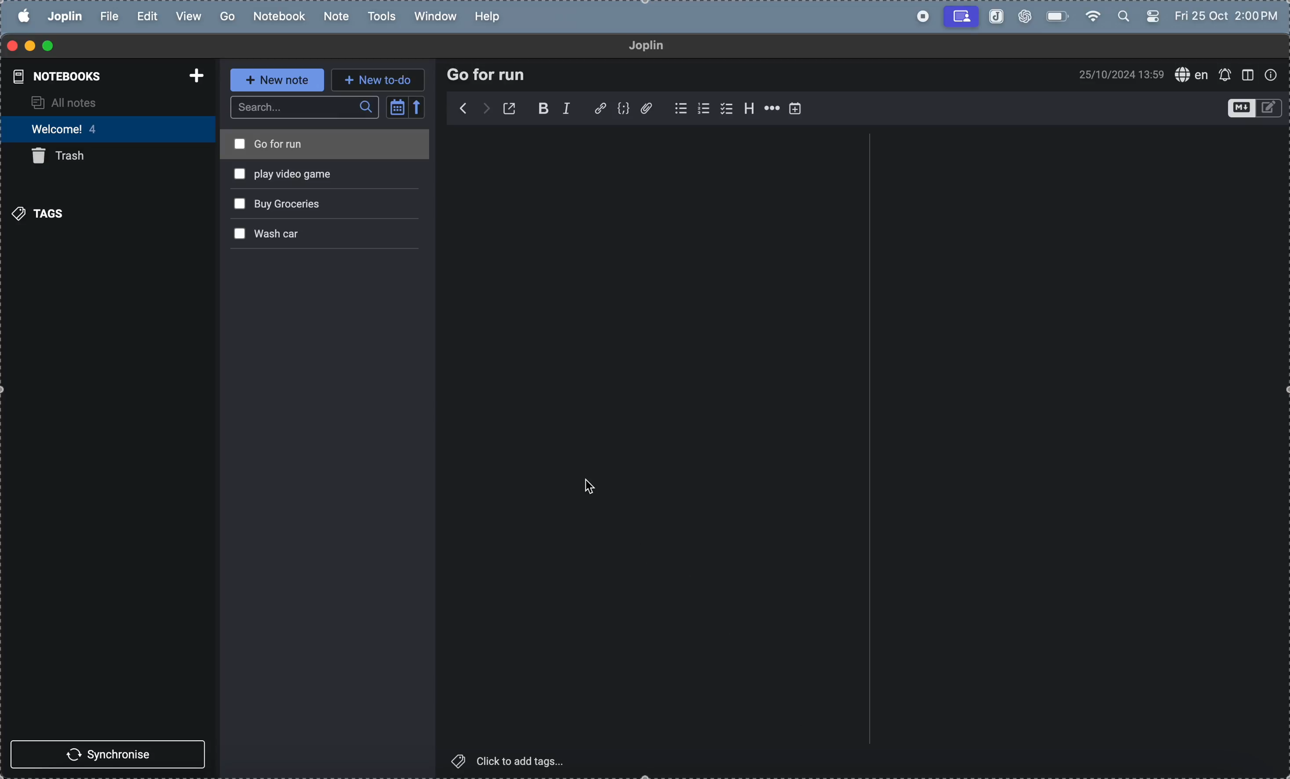  I want to click on Go, so click(228, 15).